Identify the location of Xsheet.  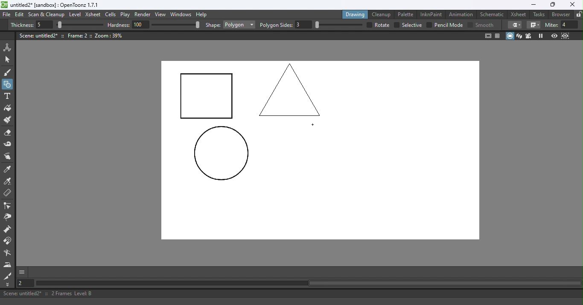
(94, 15).